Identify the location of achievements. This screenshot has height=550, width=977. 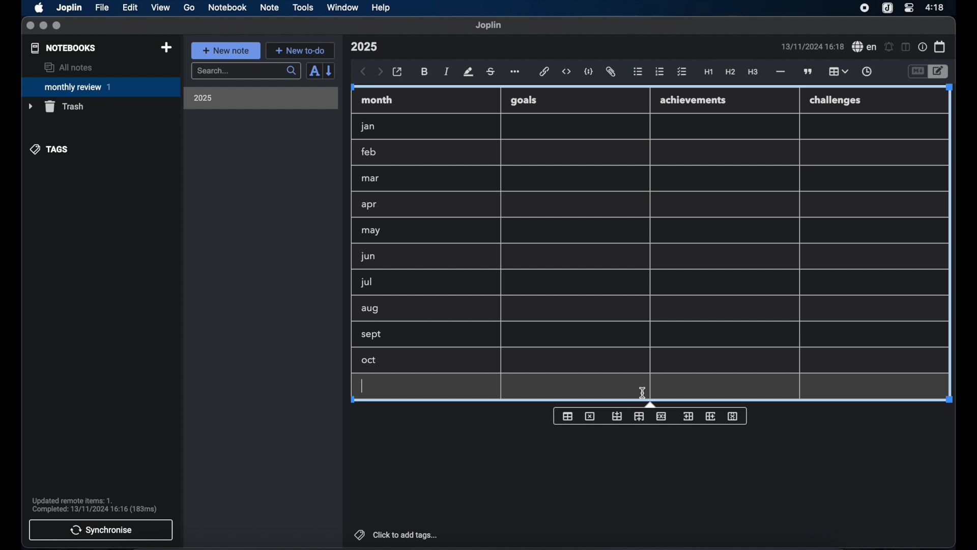
(694, 100).